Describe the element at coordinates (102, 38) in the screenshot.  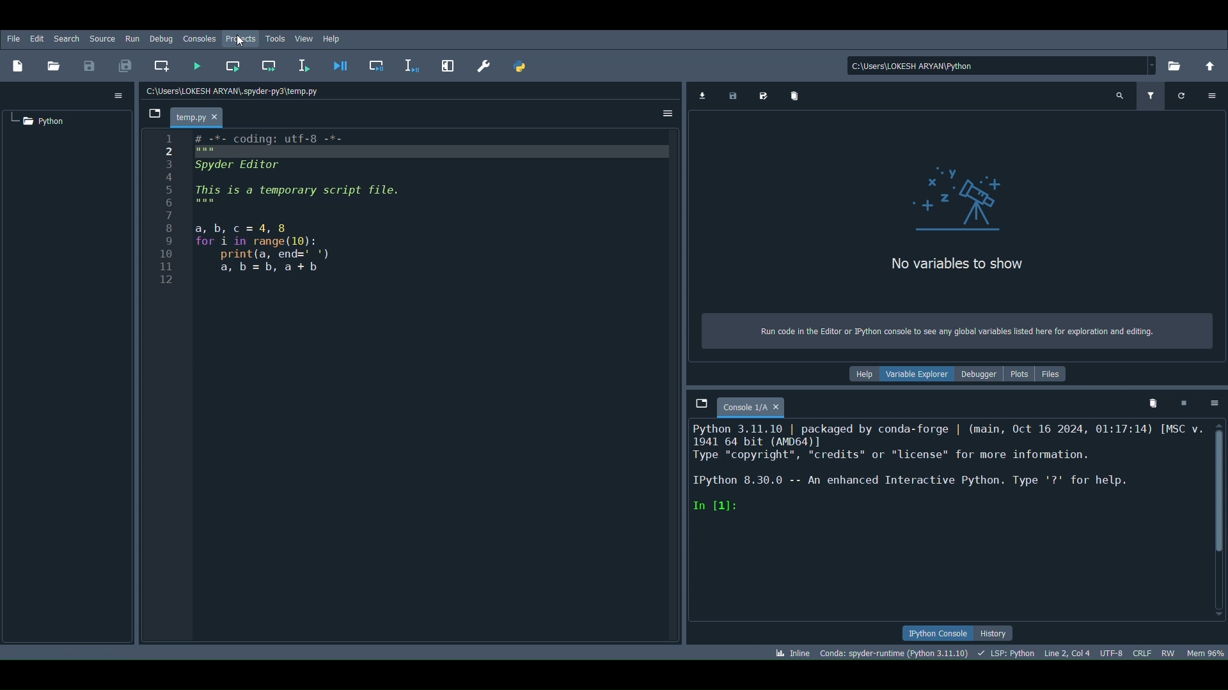
I see `Source` at that location.